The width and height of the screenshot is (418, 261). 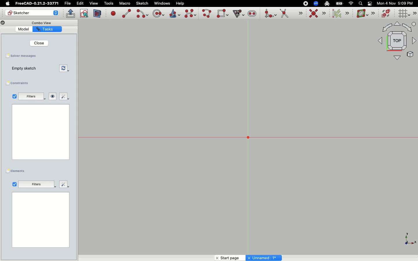 I want to click on Switch virtual space, so click(x=387, y=14).